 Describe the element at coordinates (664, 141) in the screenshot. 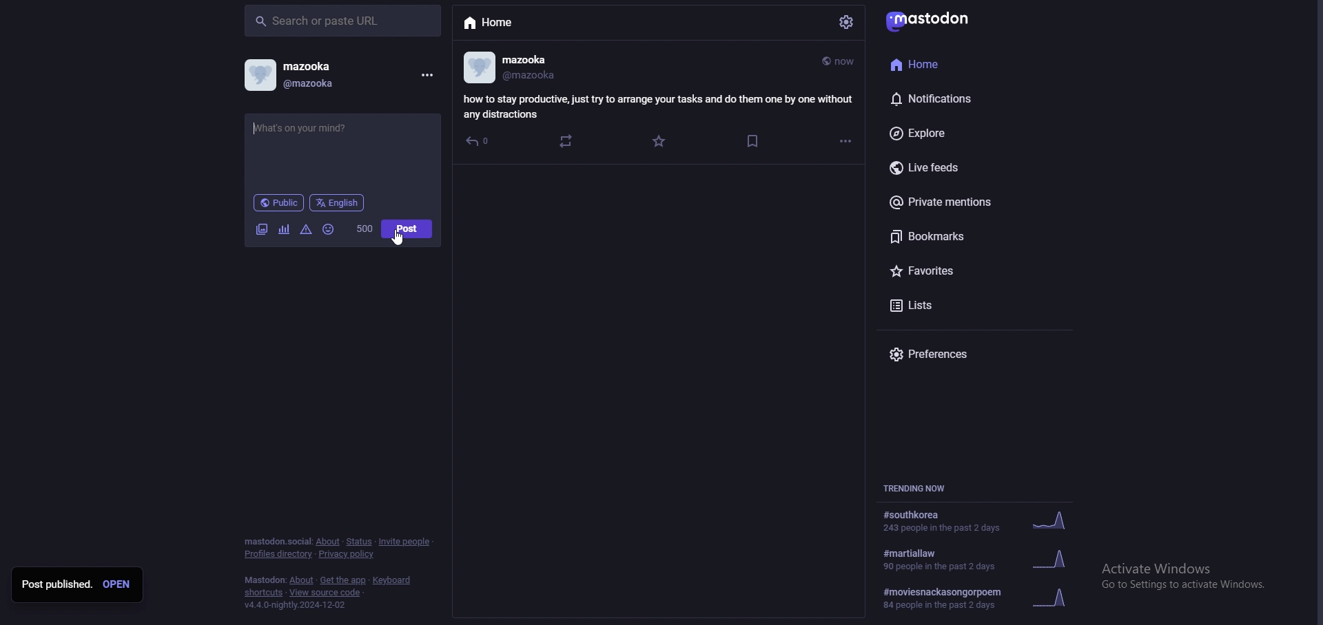

I see `favorite` at that location.